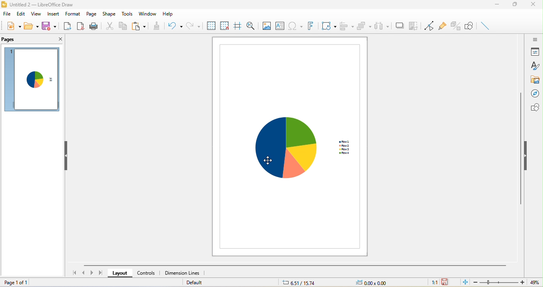 The width and height of the screenshot is (543, 287). Describe the element at coordinates (101, 272) in the screenshot. I see `last` at that location.